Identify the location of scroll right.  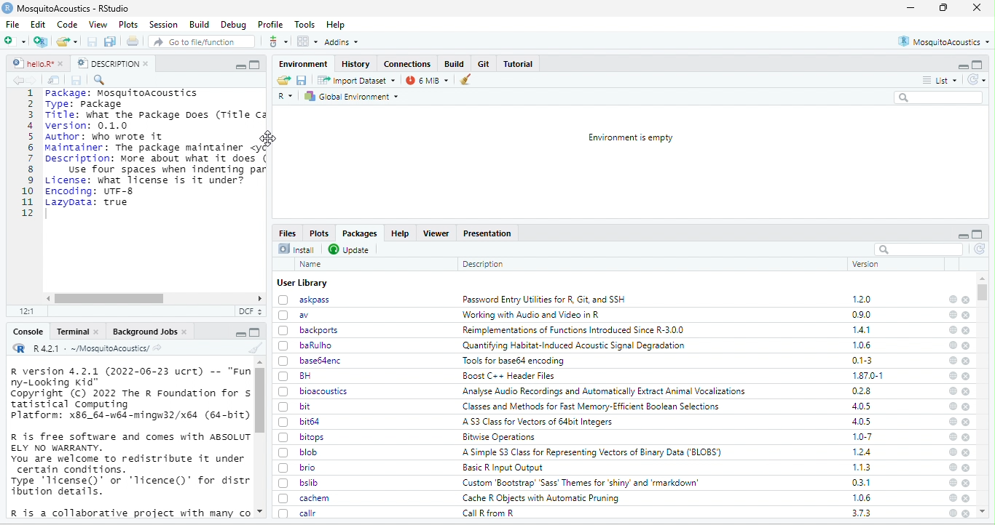
(259, 297).